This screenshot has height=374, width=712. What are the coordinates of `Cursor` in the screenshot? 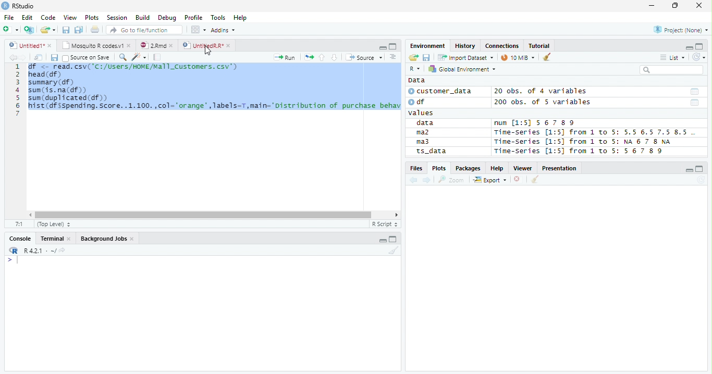 It's located at (207, 49).